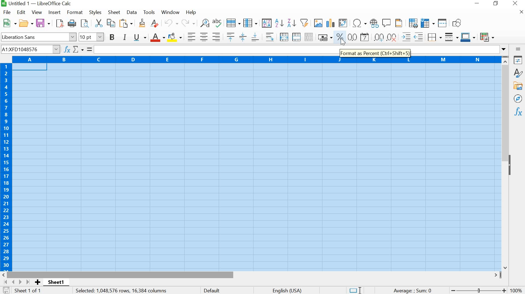 Image resolution: width=525 pixels, height=294 pixels. Describe the element at coordinates (256, 166) in the screenshot. I see `Highlighted/Selected cells` at that location.